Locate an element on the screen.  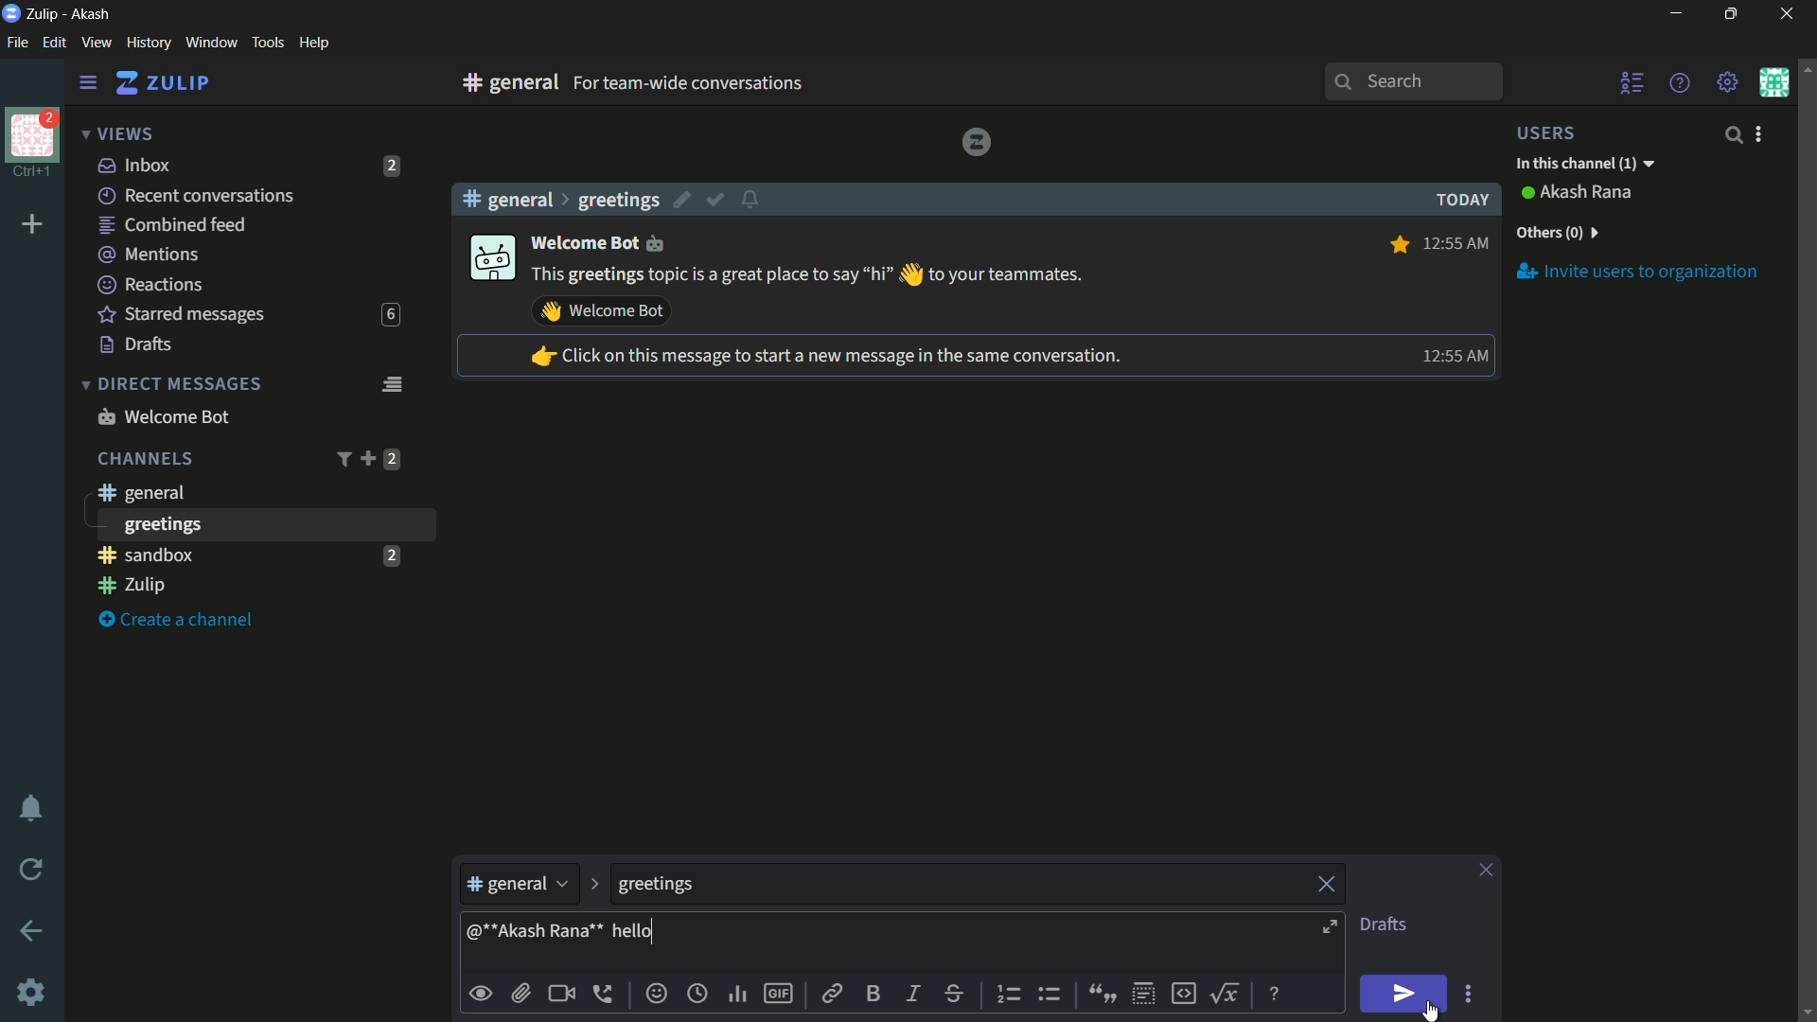
mentioned someone is located at coordinates (537, 935).